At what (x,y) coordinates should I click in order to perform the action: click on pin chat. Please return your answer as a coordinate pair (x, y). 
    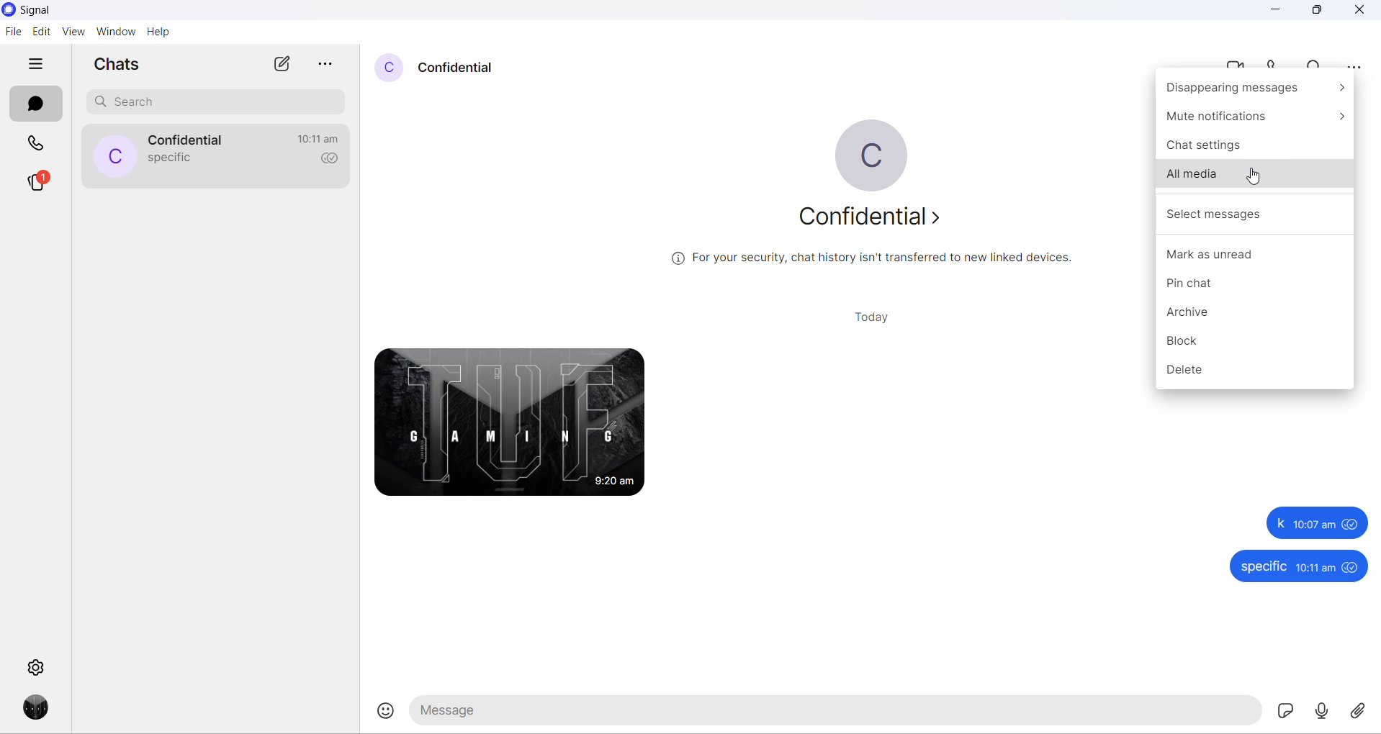
    Looking at the image, I should click on (1254, 286).